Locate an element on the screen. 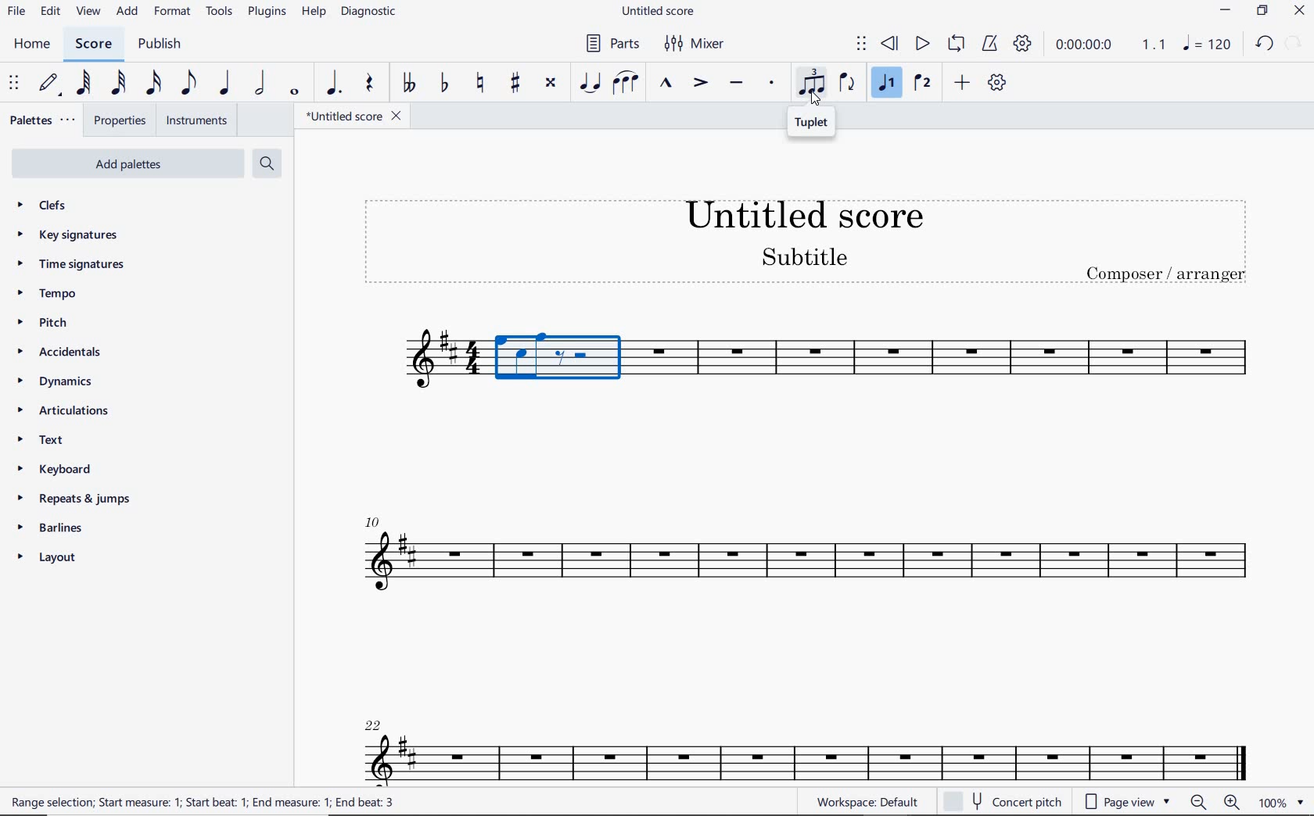 The width and height of the screenshot is (1314, 816). ACCIDENTALS is located at coordinates (70, 353).